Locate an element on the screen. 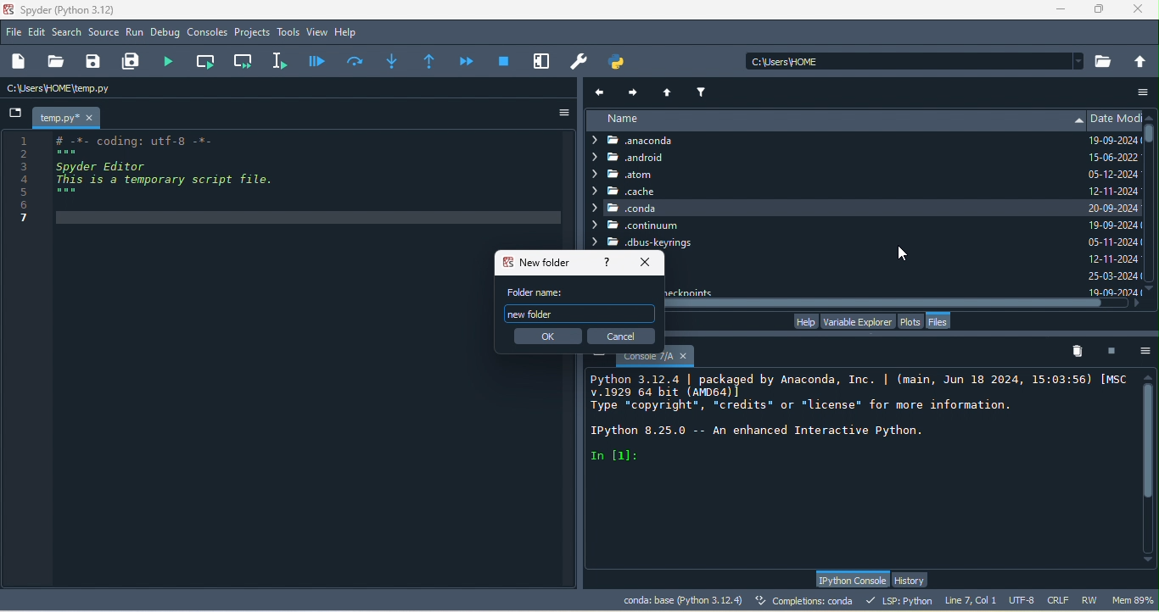 Image resolution: width=1159 pixels, height=612 pixels. lsp python is located at coordinates (902, 600).